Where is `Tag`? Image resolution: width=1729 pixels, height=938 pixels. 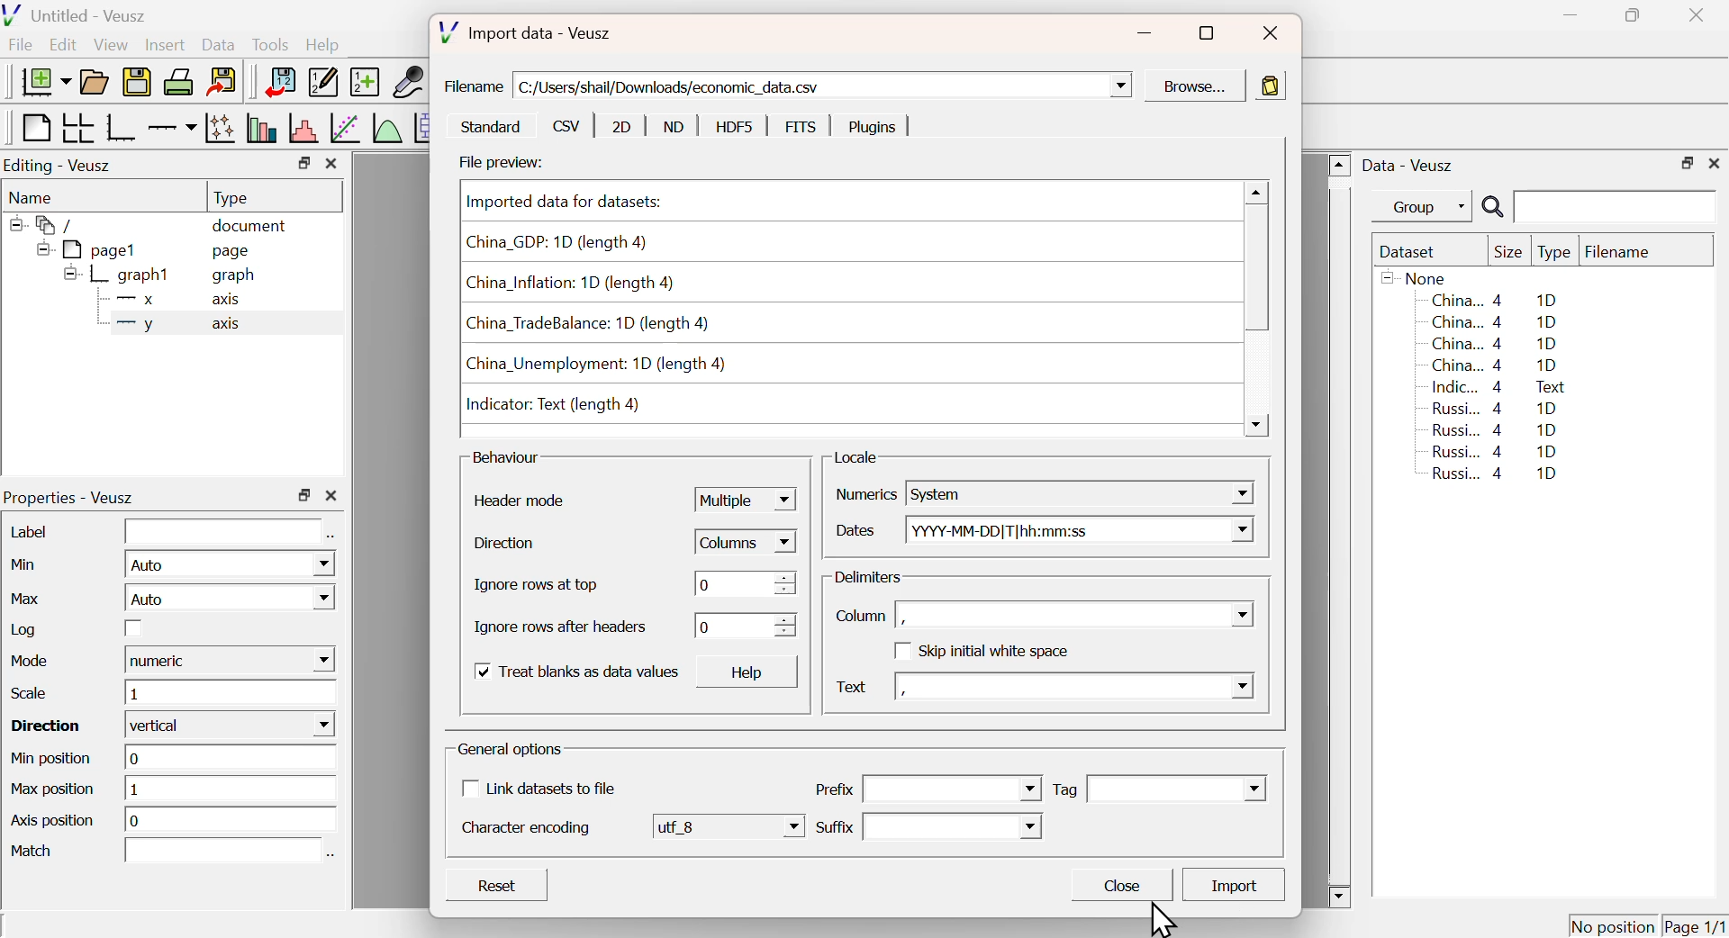
Tag is located at coordinates (1064, 790).